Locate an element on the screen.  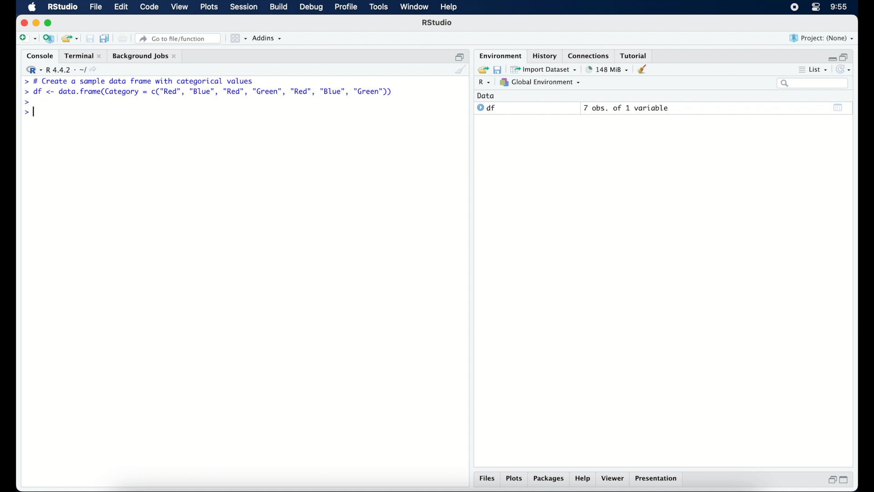
background jobs is located at coordinates (146, 56).